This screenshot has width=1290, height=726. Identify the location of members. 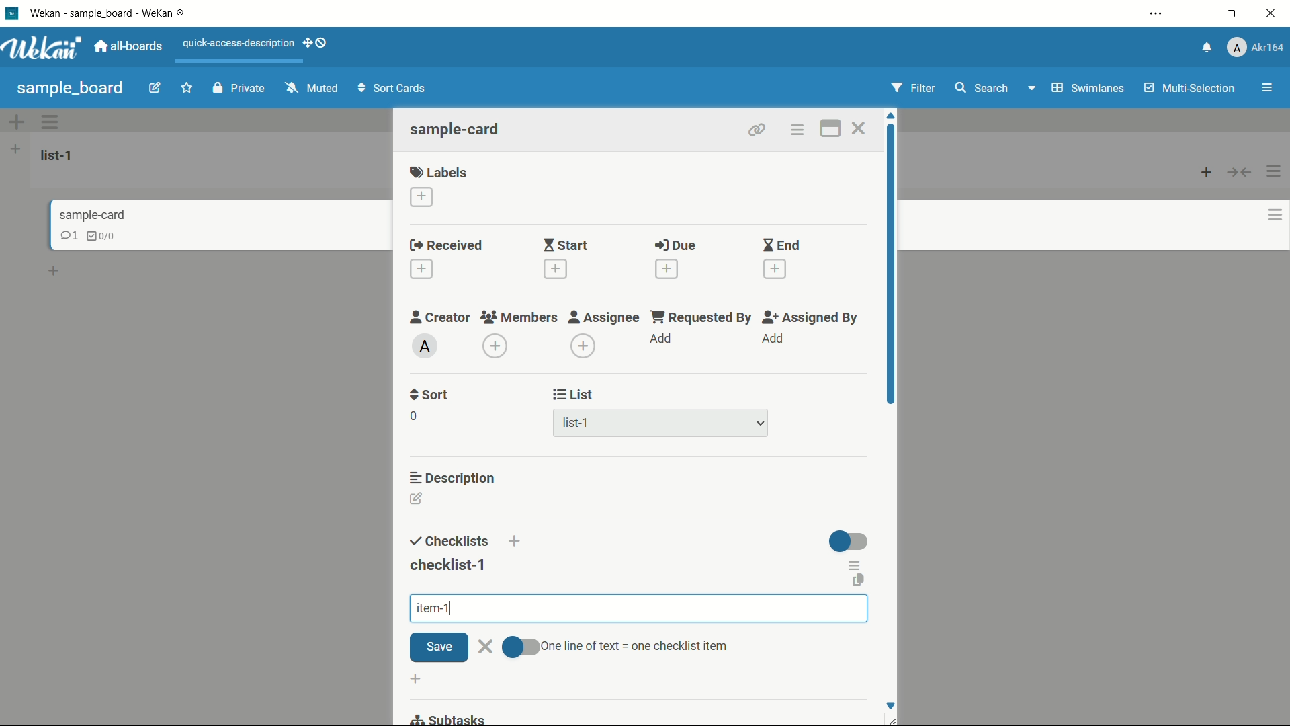
(521, 319).